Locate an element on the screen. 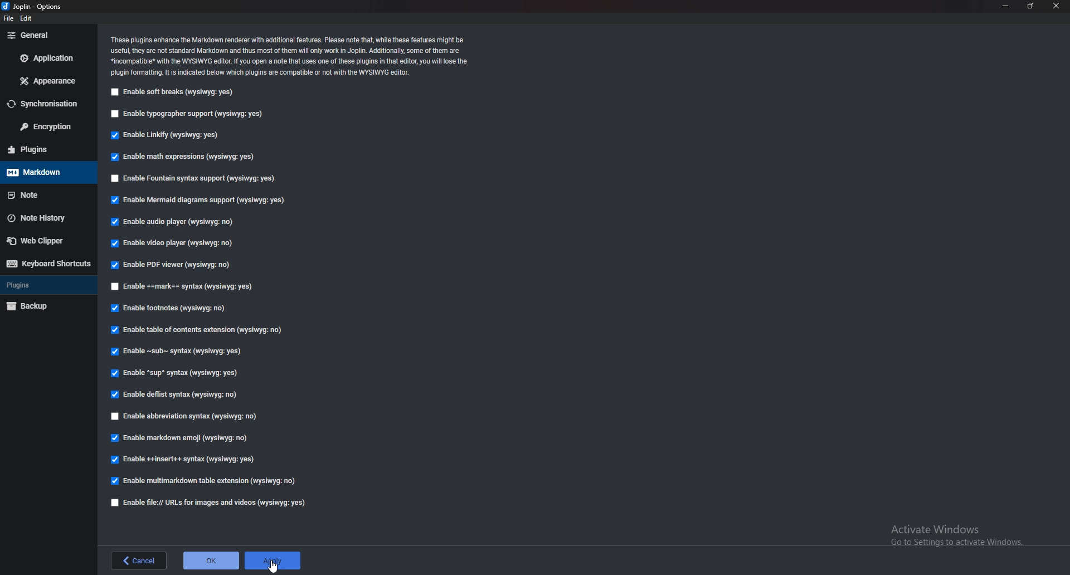 This screenshot has height=575, width=1070. Keyboard shortcuts is located at coordinates (48, 264).